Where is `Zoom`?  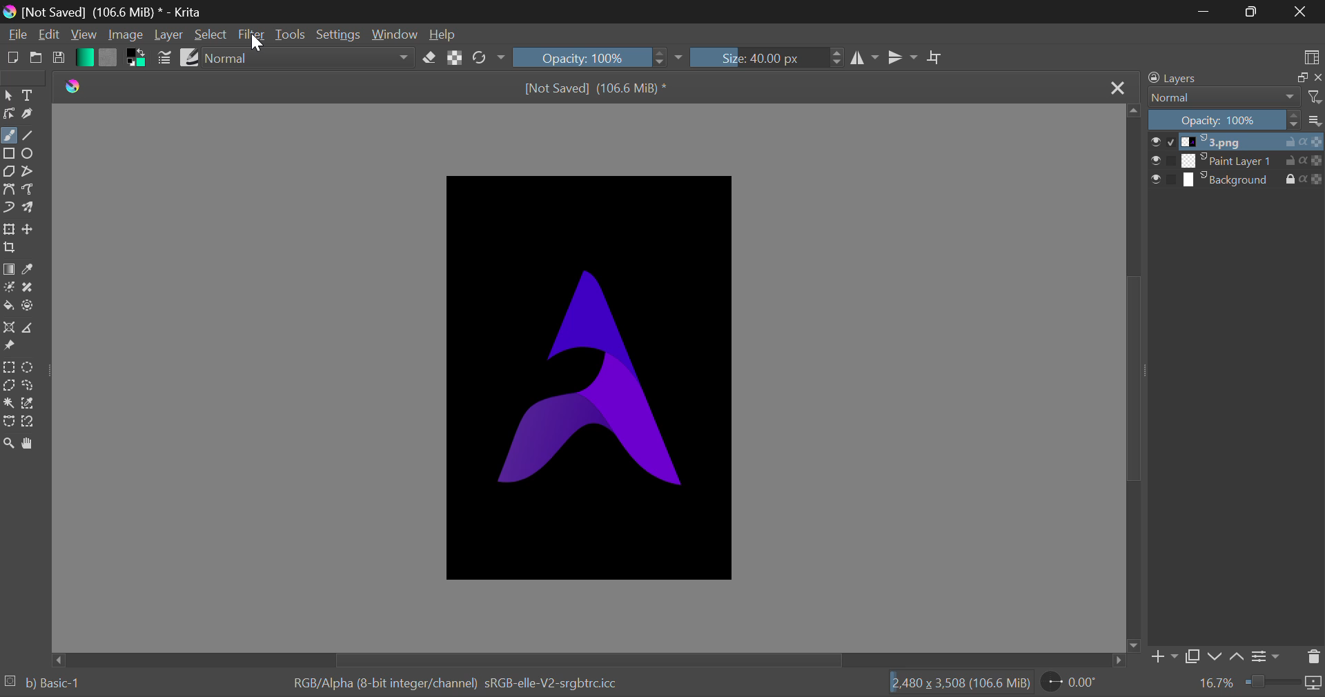
Zoom is located at coordinates (9, 443).